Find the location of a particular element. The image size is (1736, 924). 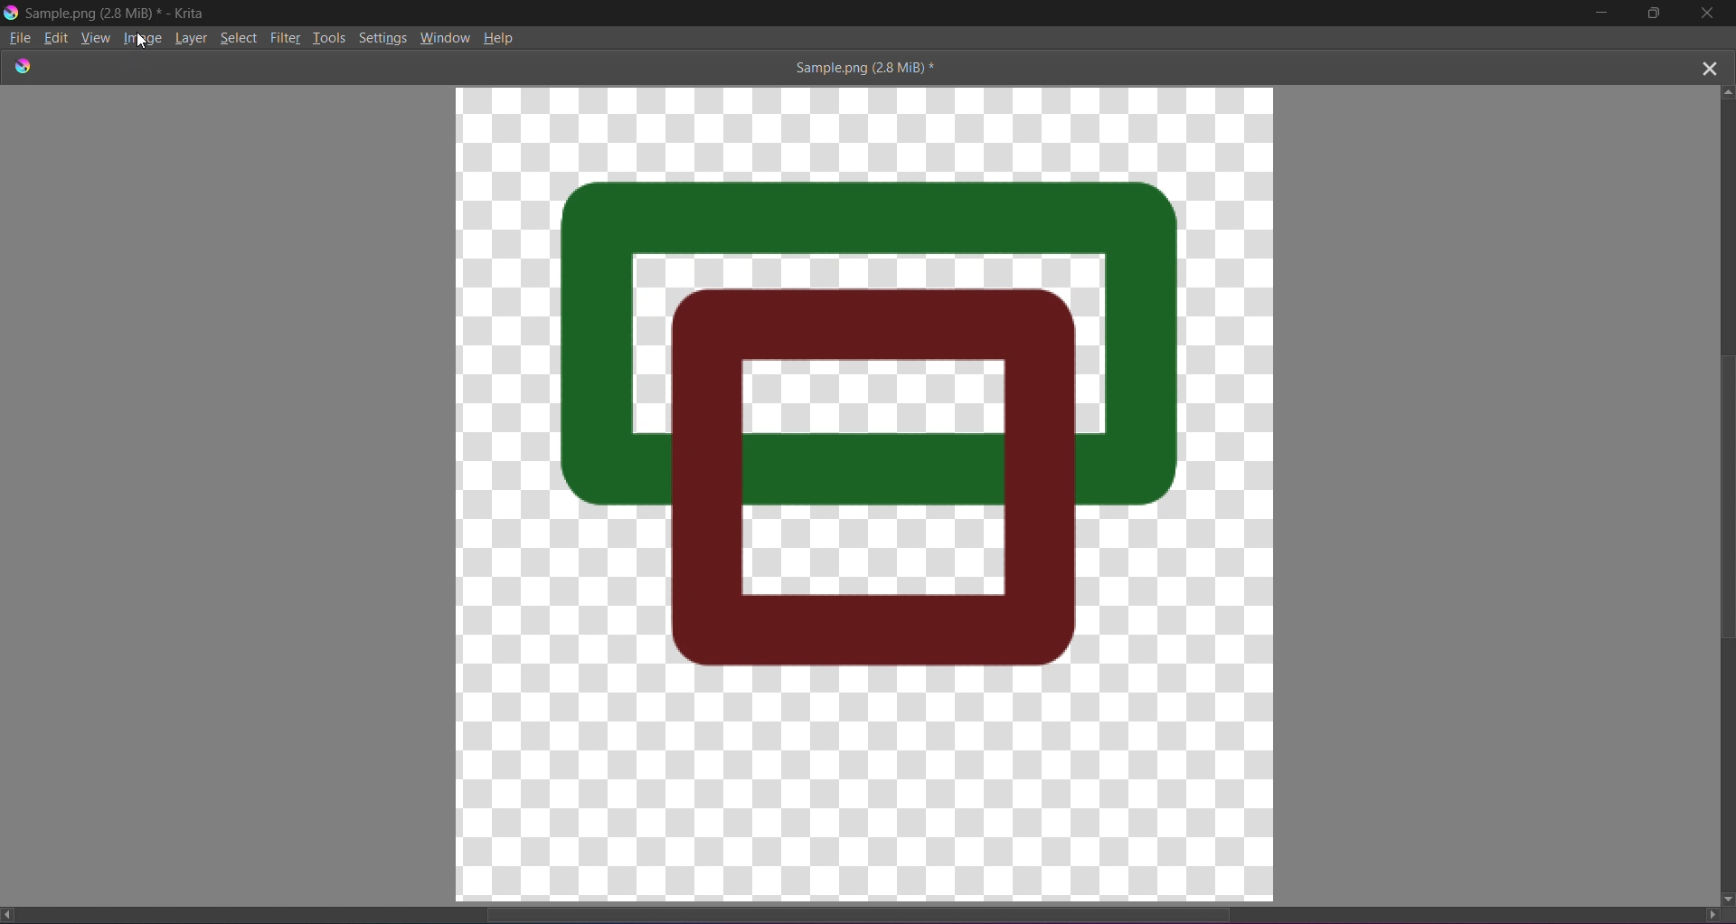

View is located at coordinates (96, 39).